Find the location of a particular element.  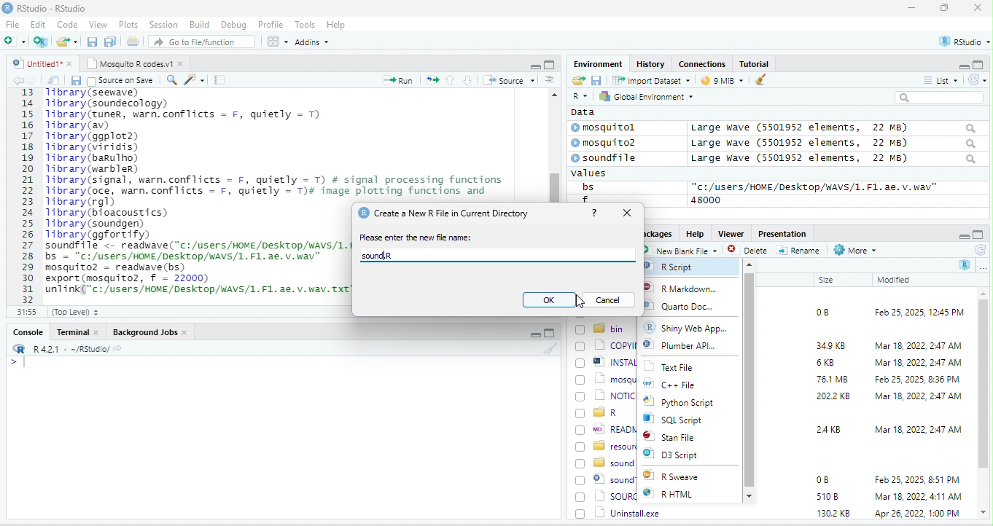

Apr 26, 2022, 1:00 PM is located at coordinates (919, 514).